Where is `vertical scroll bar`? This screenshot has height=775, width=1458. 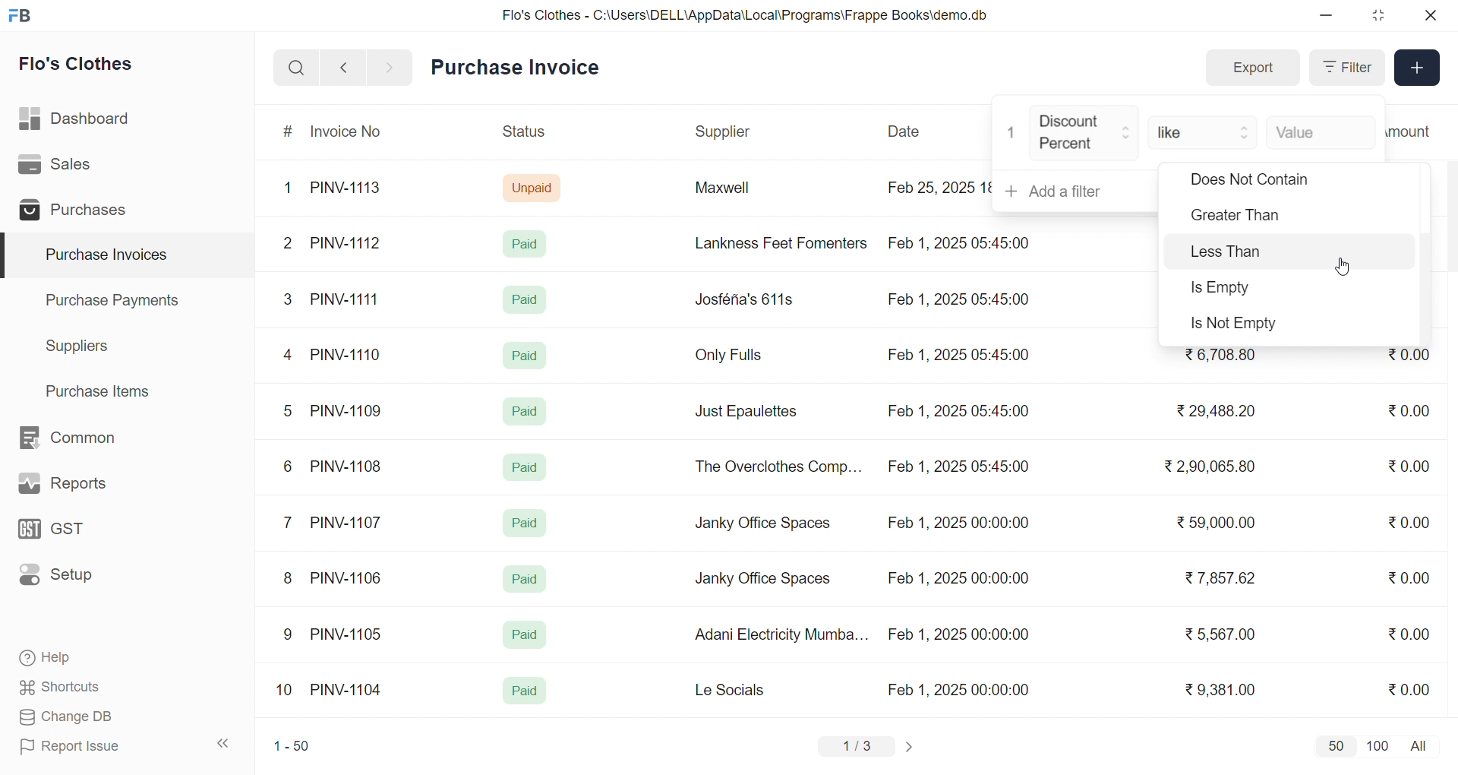 vertical scroll bar is located at coordinates (1426, 288).